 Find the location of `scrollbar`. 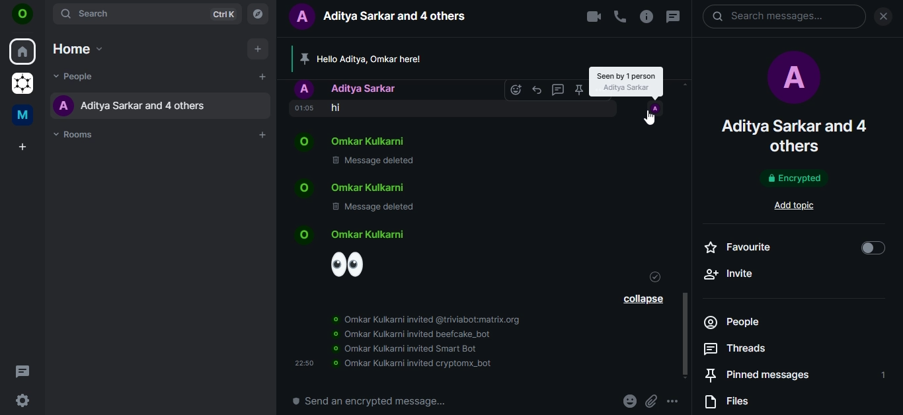

scrollbar is located at coordinates (897, 148).